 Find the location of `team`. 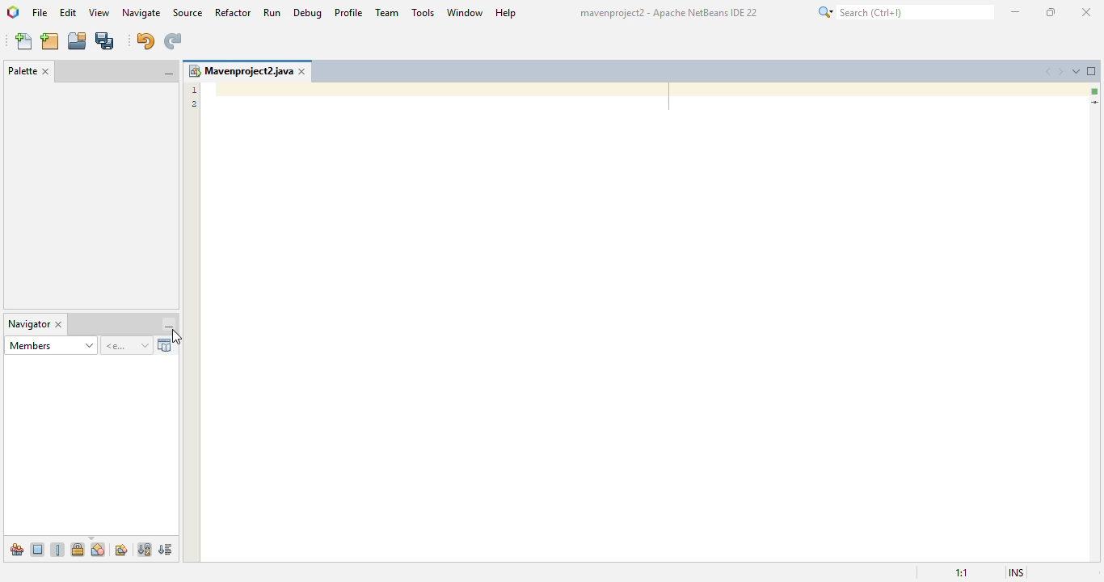

team is located at coordinates (388, 12).